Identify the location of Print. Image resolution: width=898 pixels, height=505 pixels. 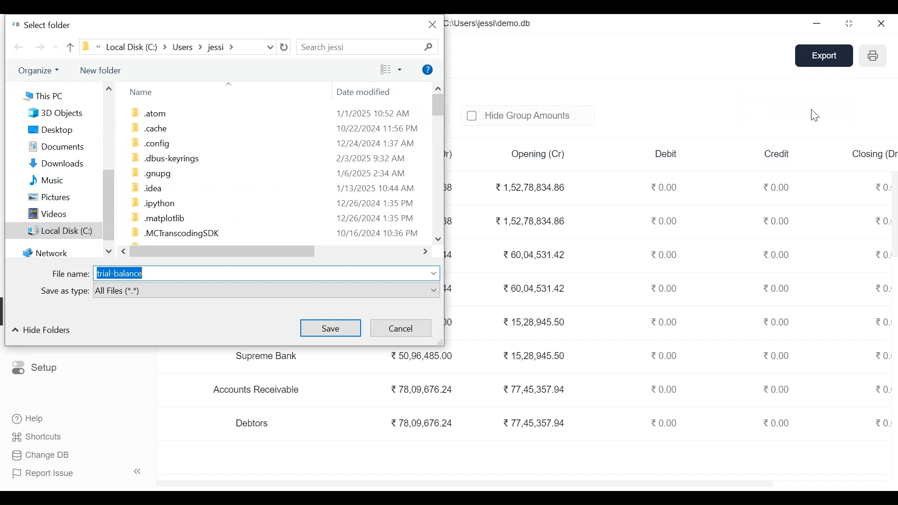
(873, 56).